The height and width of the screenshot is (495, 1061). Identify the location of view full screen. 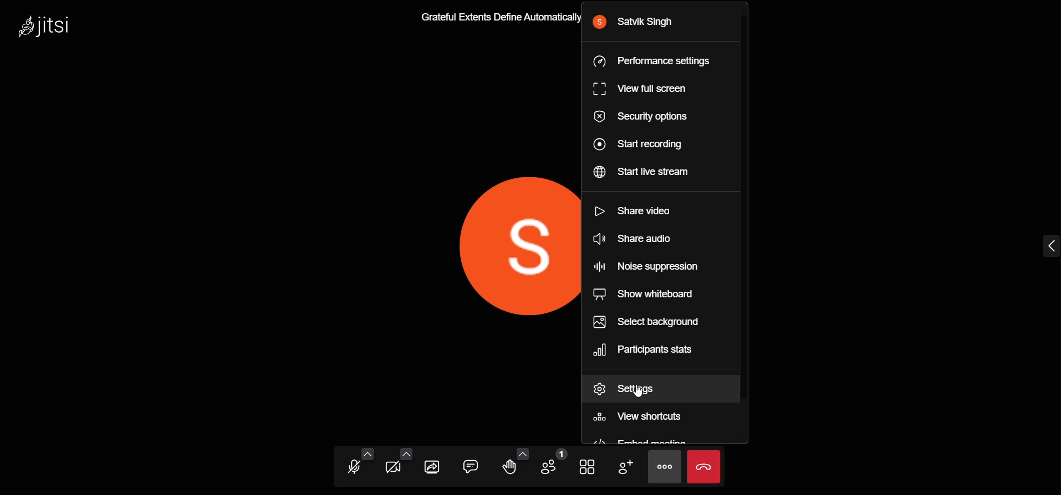
(645, 89).